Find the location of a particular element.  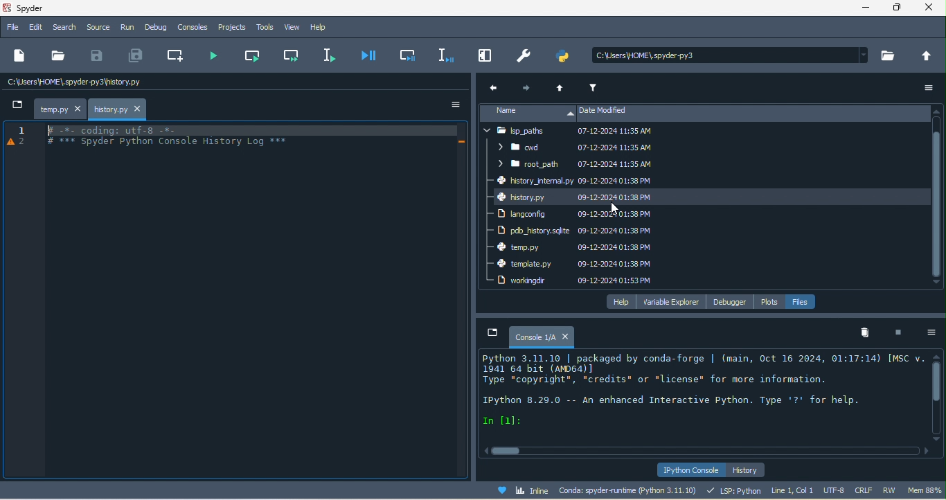

plots is located at coordinates (771, 303).